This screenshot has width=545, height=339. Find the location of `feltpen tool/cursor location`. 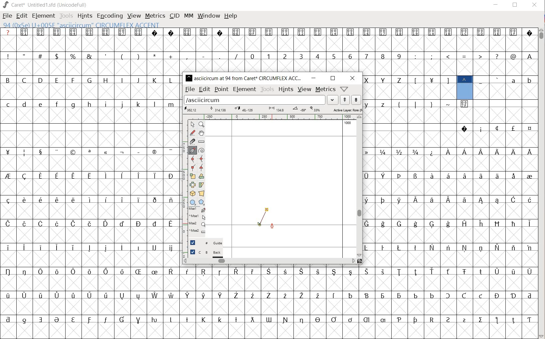

feltpen tool/cursor location is located at coordinates (273, 226).